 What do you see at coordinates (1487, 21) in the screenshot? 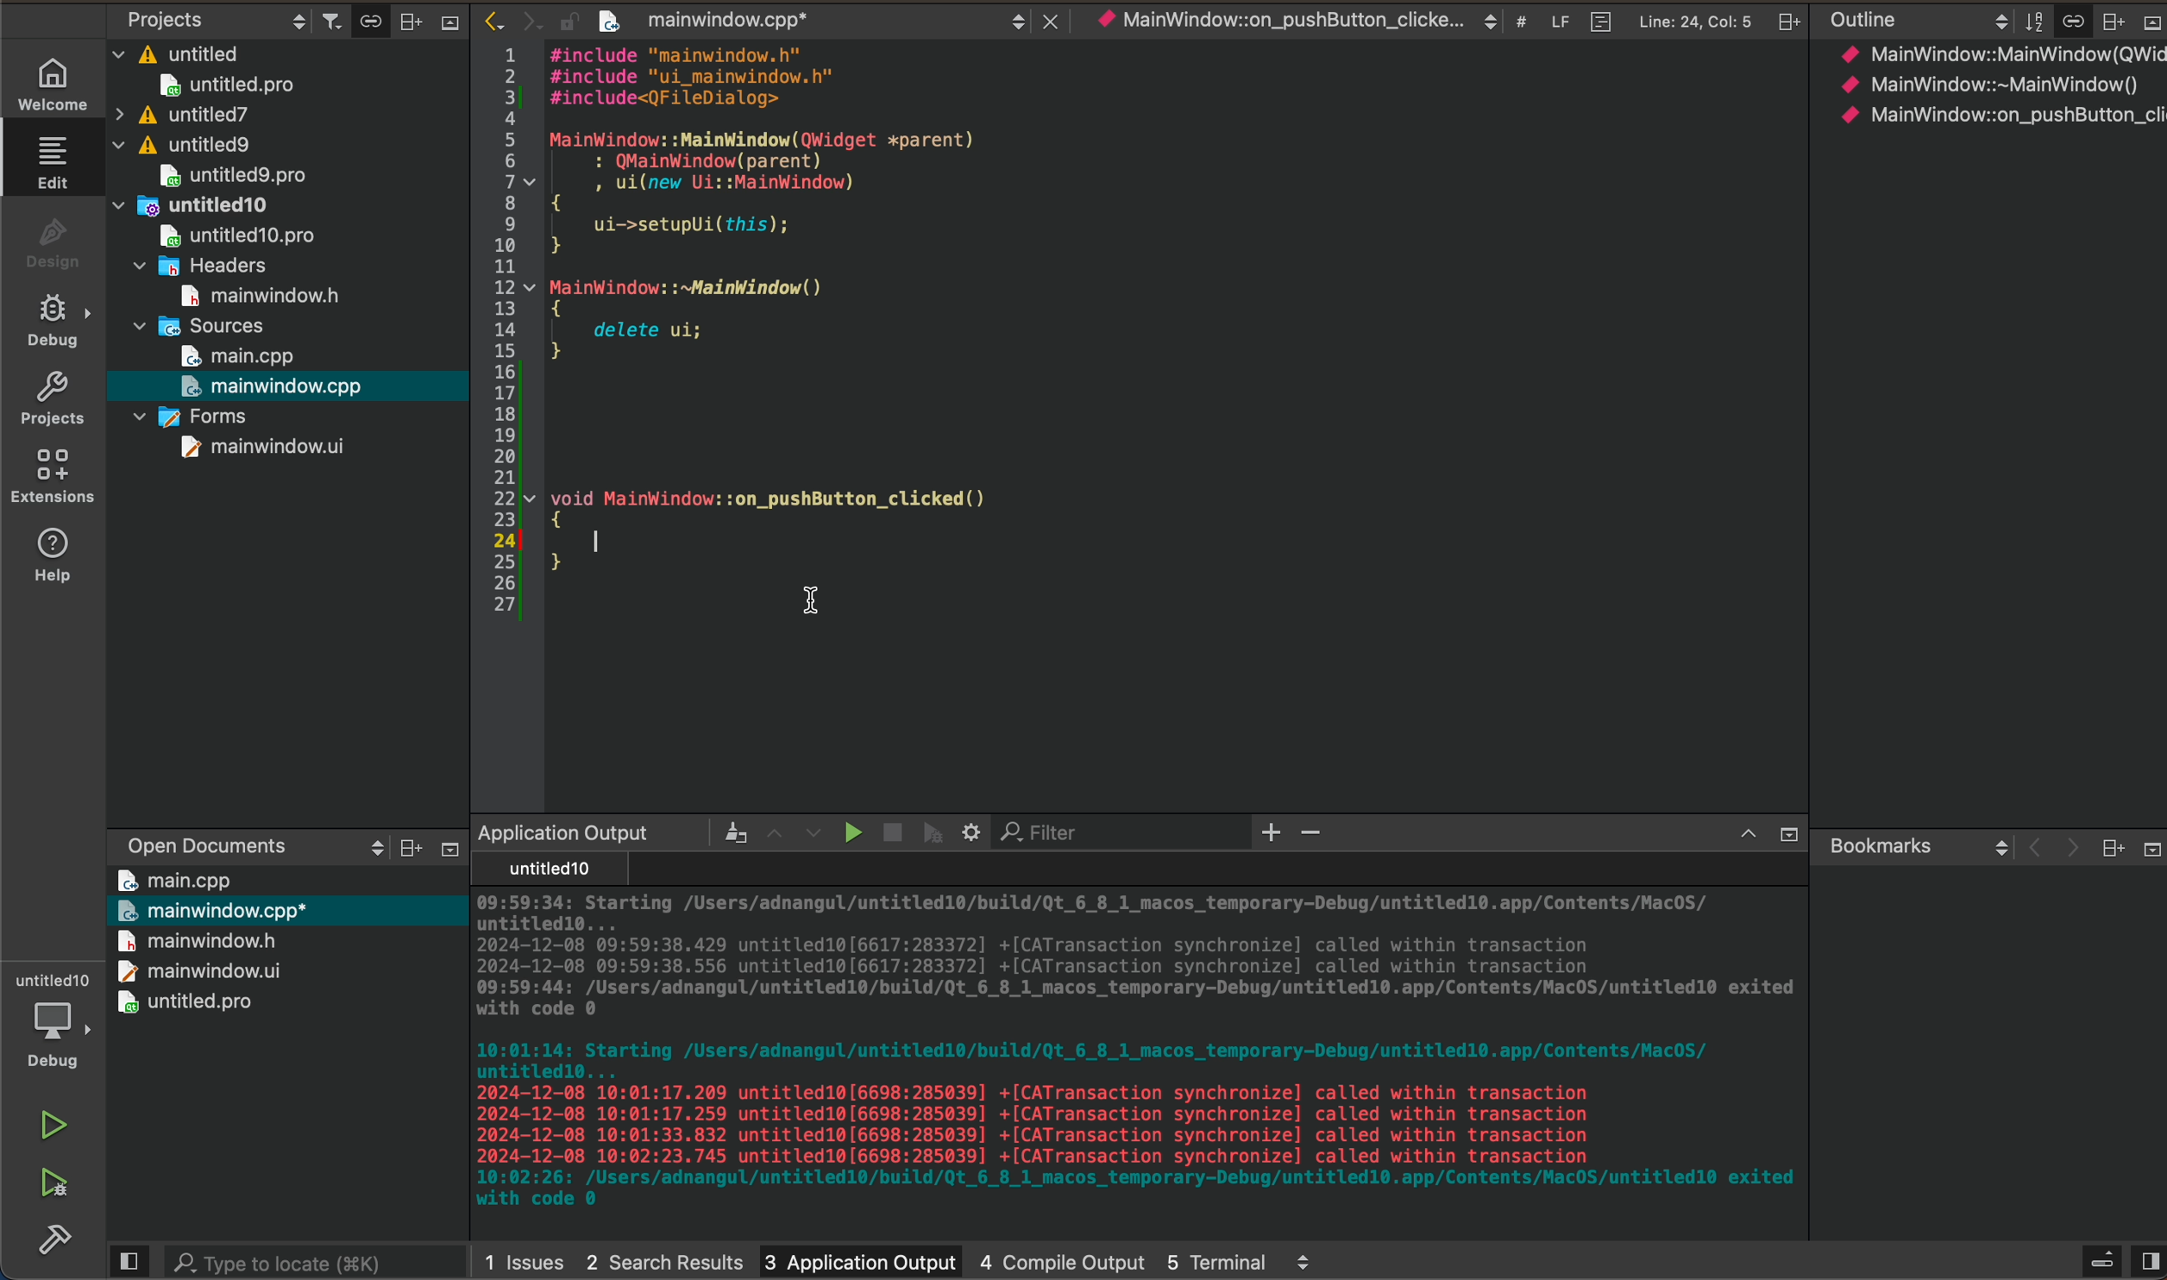
I see `Scroll` at bounding box center [1487, 21].